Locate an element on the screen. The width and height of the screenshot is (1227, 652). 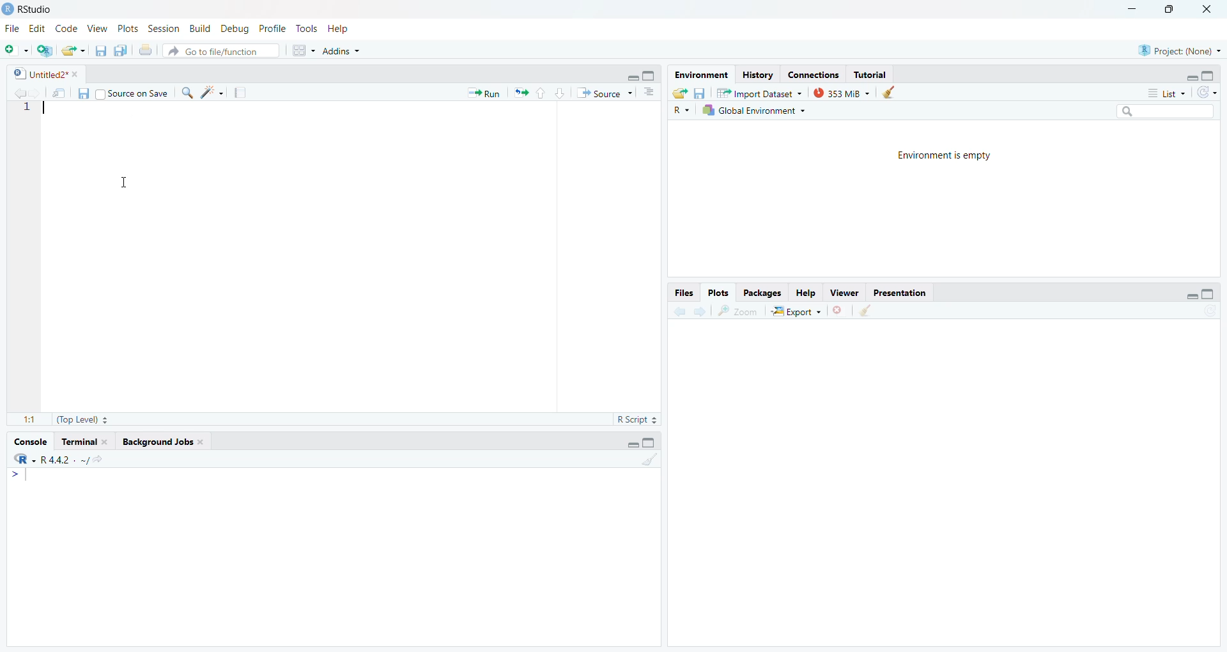
hide r script is located at coordinates (628, 445).